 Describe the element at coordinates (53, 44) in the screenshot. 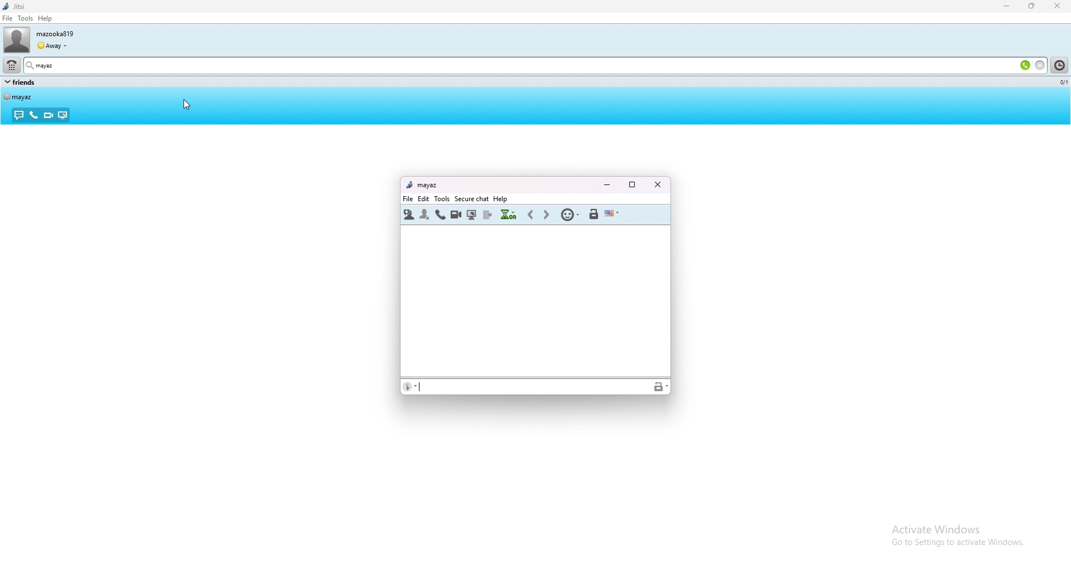

I see `Away ` at that location.